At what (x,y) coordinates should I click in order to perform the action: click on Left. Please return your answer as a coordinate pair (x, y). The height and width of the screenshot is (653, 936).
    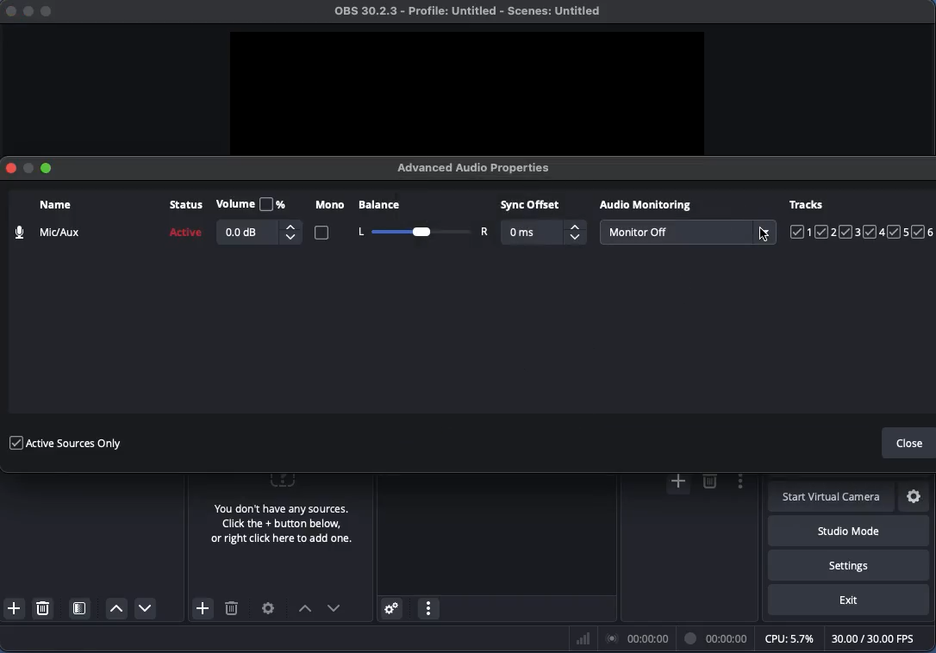
    Looking at the image, I should click on (359, 232).